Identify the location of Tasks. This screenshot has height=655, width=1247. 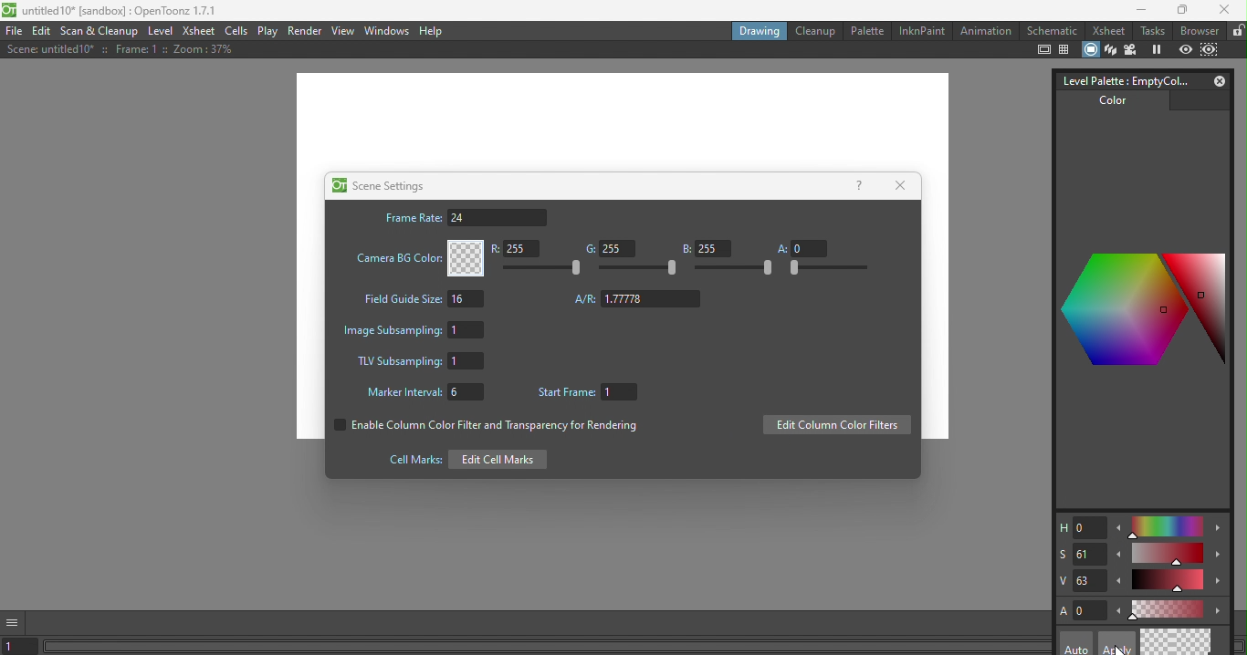
(1152, 31).